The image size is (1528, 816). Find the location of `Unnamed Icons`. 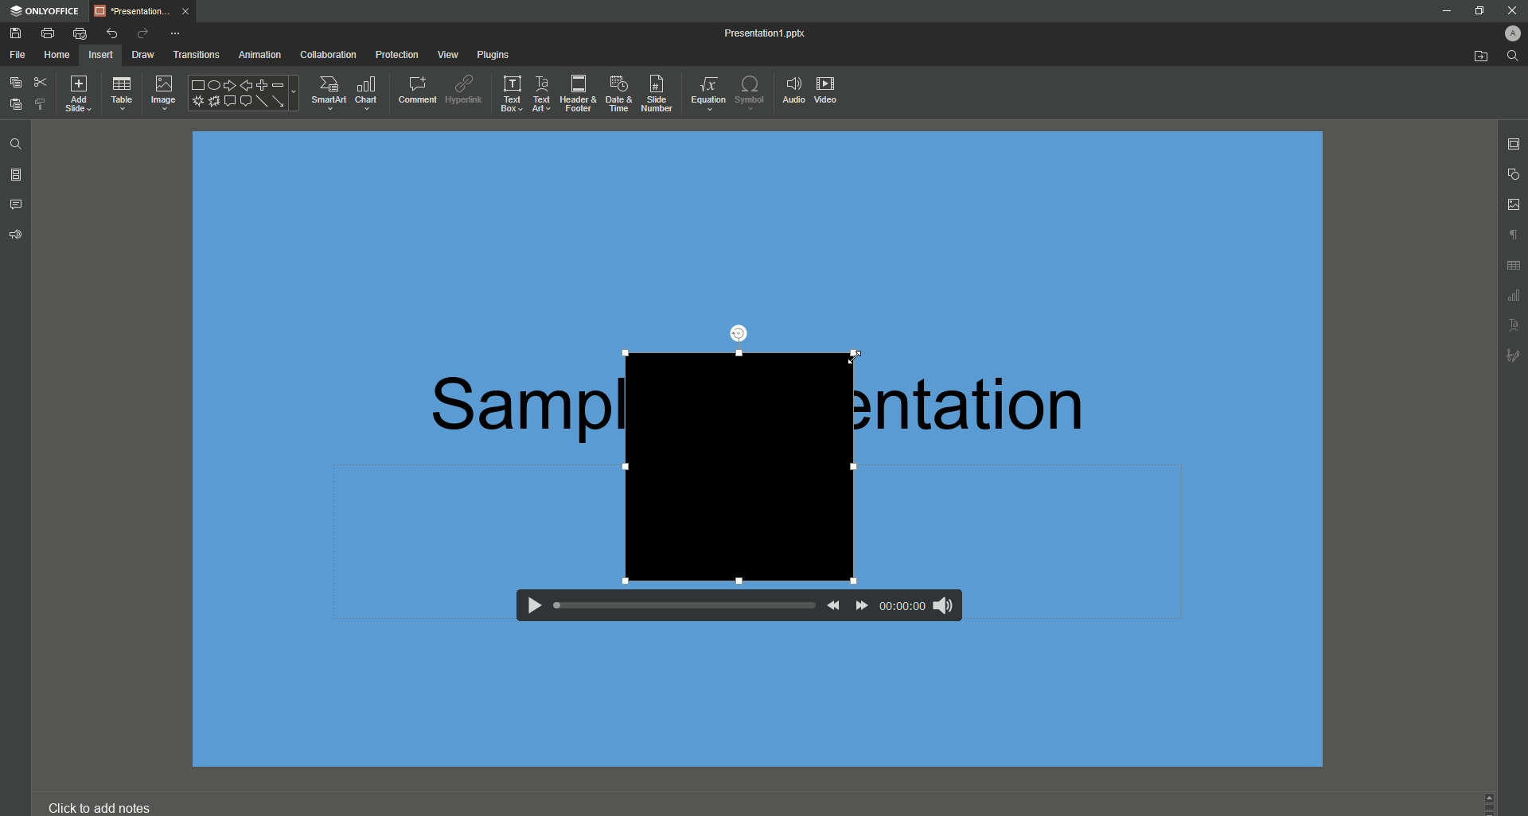

Unnamed Icons is located at coordinates (1510, 297).